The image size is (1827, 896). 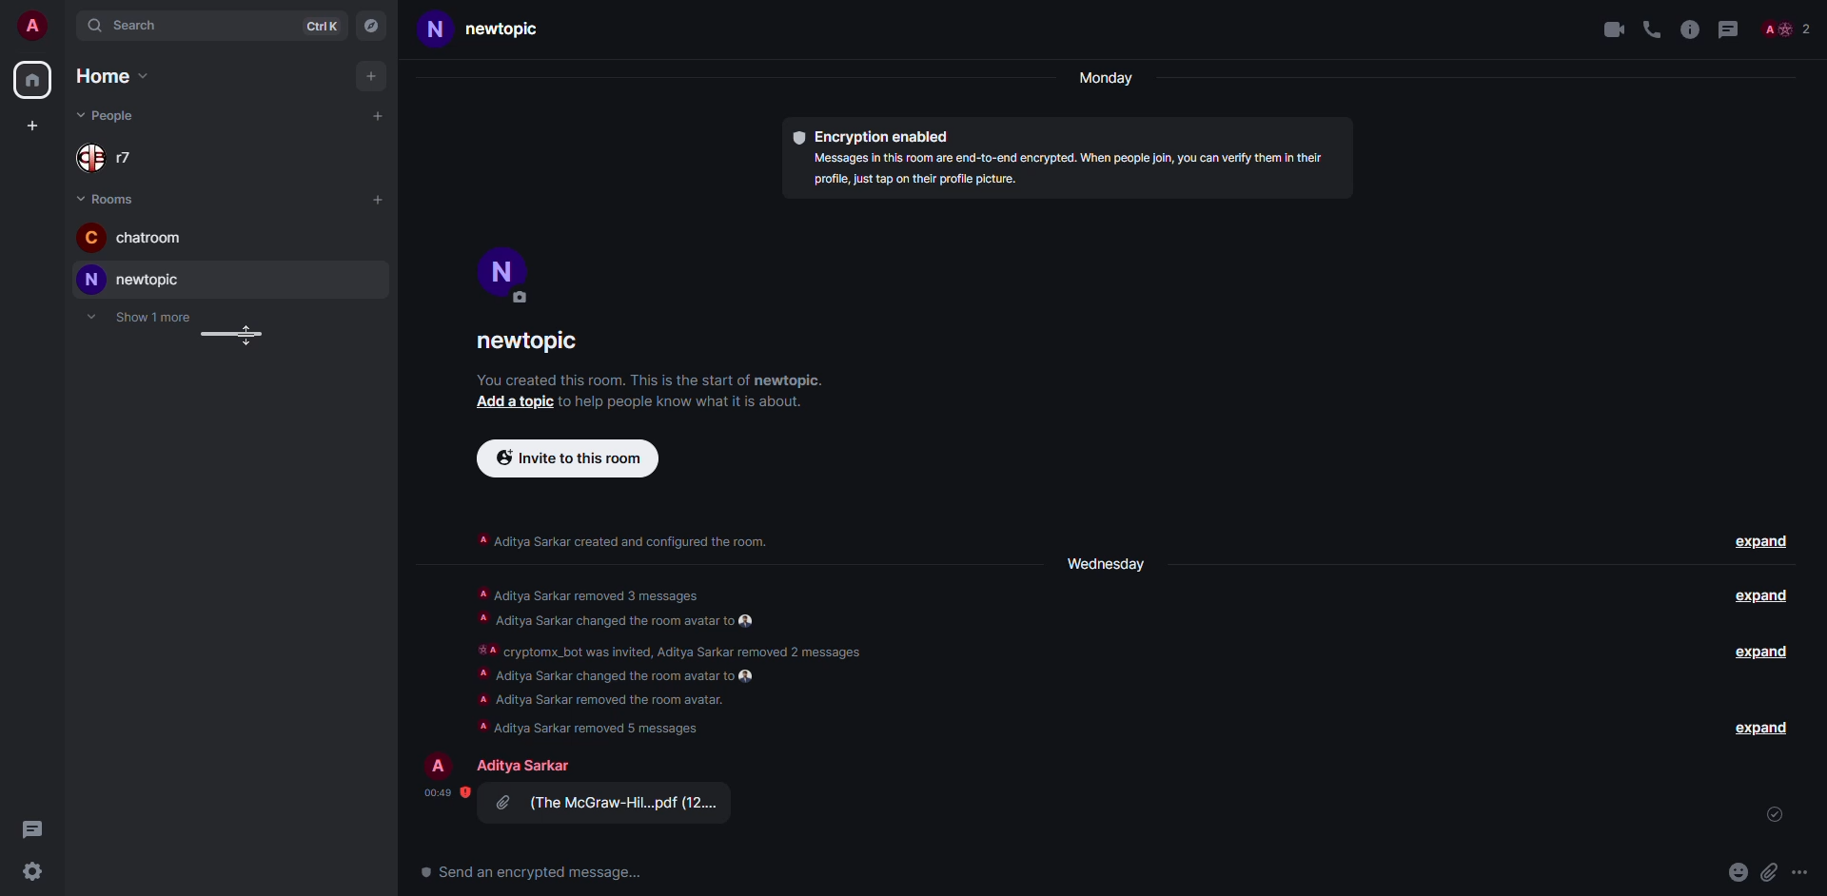 I want to click on Aditya sarkar, so click(x=522, y=766).